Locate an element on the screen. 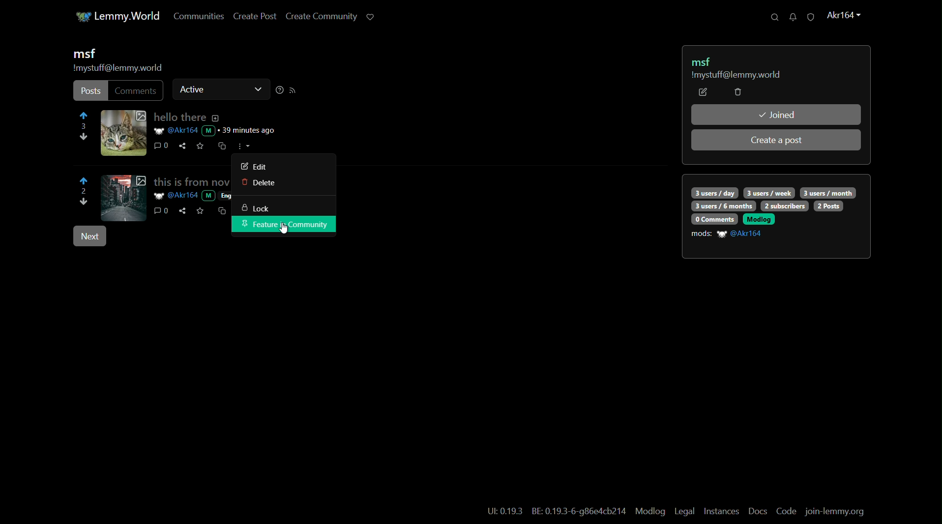  post is located at coordinates (90, 91).